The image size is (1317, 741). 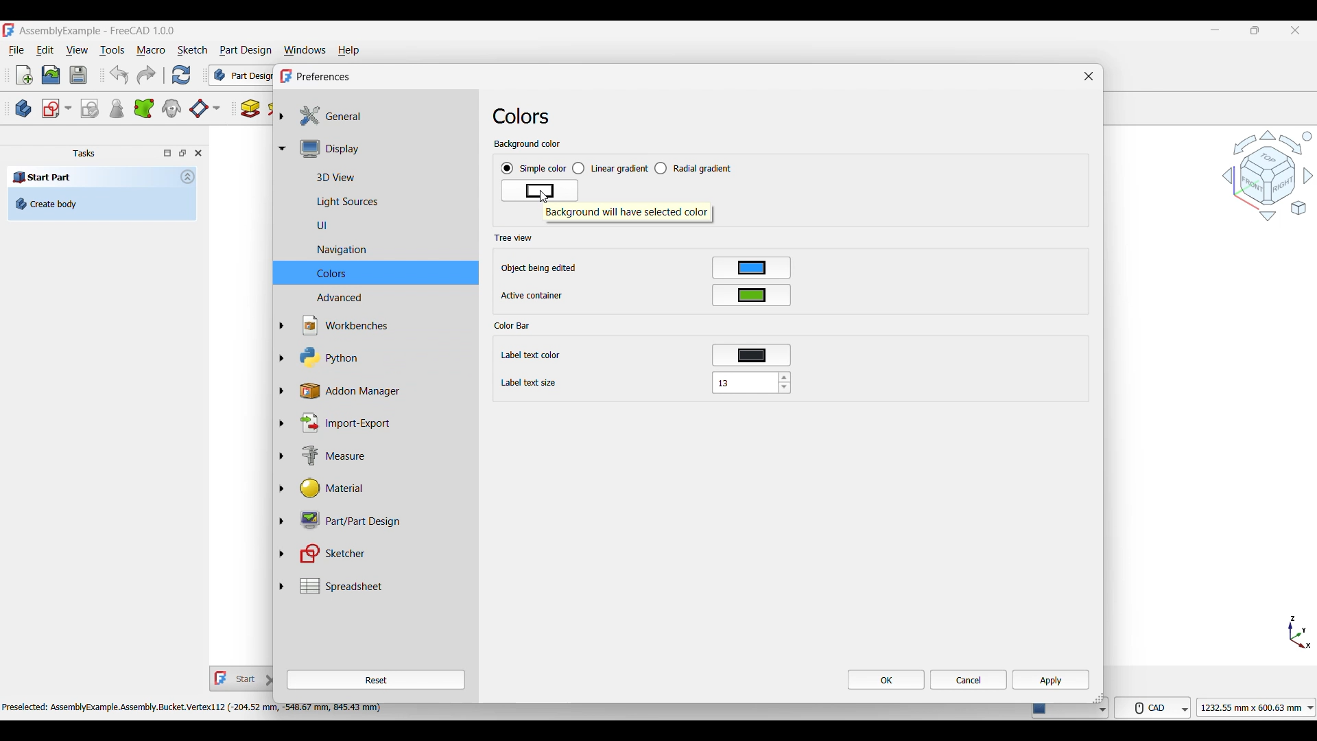 I want to click on OK, so click(x=886, y=679).